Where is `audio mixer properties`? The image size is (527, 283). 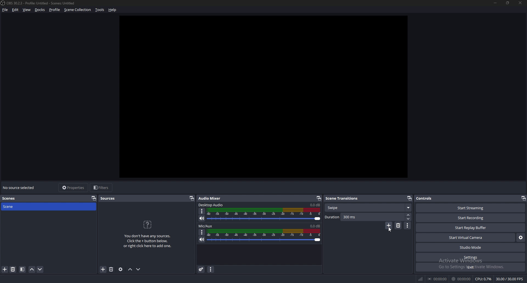 audio mixer properties is located at coordinates (211, 270).